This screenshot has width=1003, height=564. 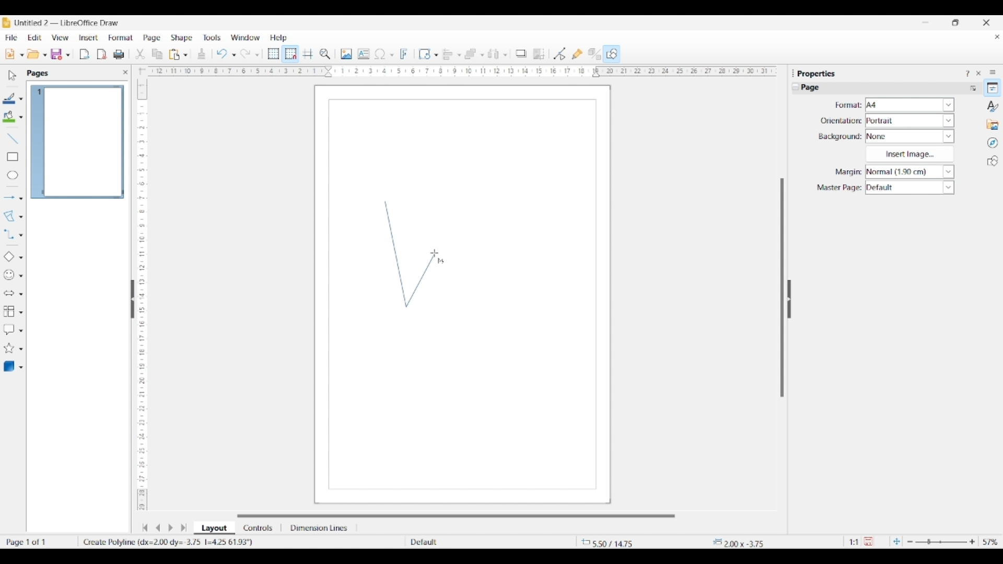 I want to click on Project and software name, so click(x=67, y=22).